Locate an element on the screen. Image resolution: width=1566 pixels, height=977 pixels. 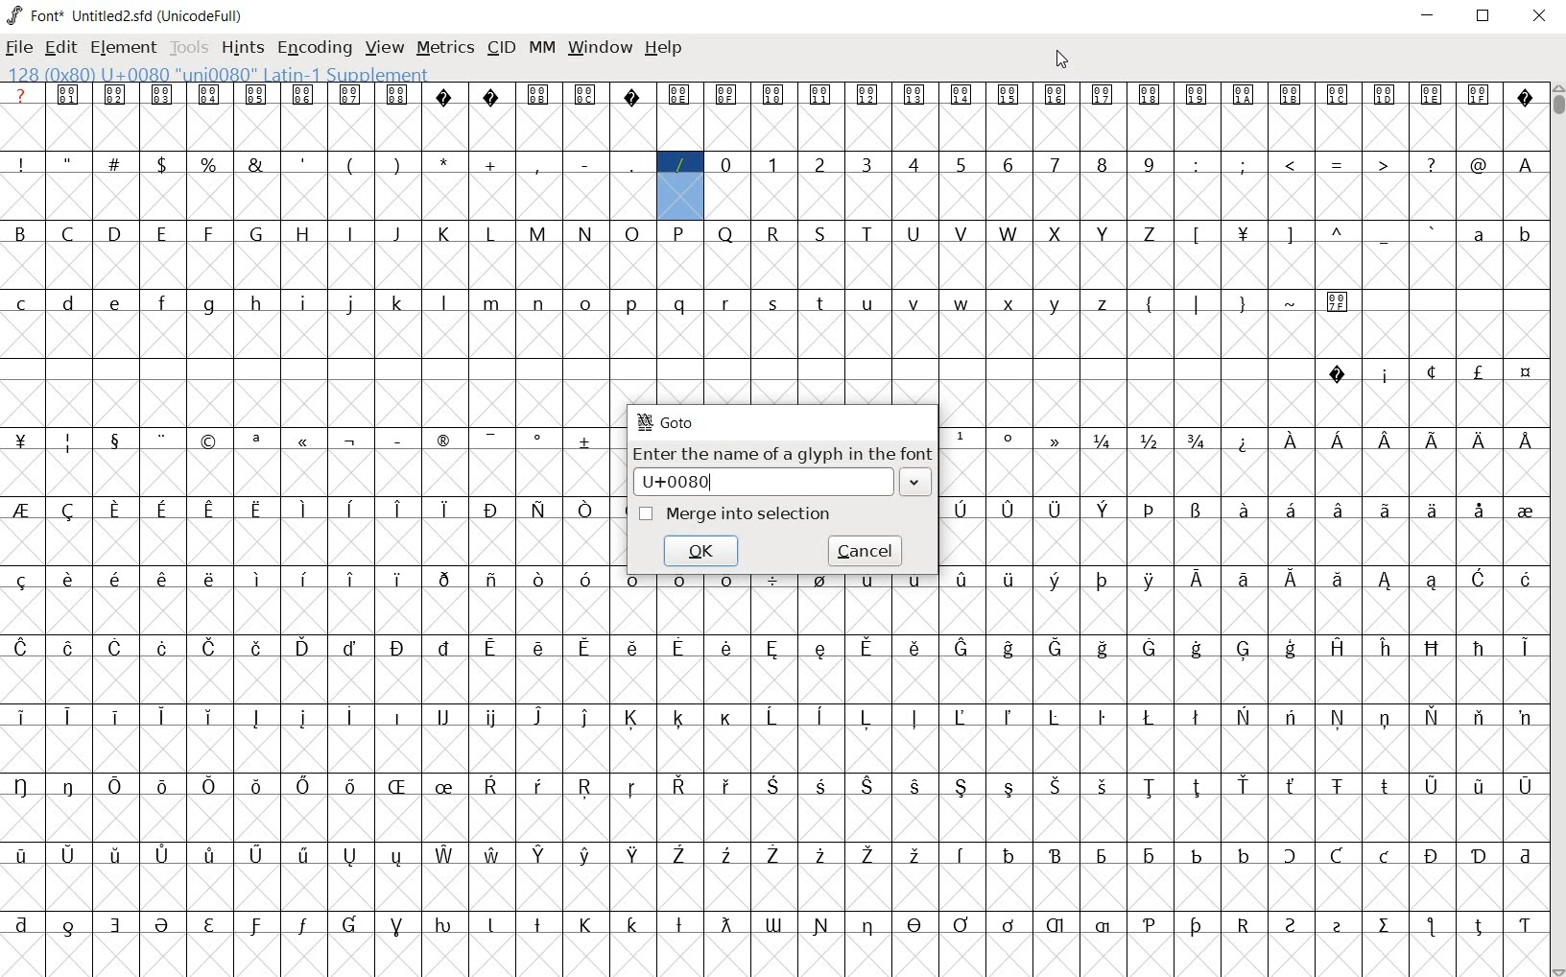
glyph is located at coordinates (679, 233).